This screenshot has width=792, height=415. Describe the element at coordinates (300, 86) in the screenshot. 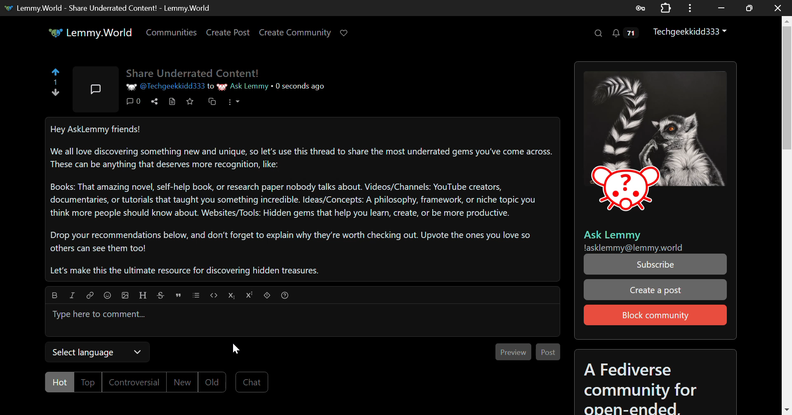

I see `0 seconds ago` at that location.